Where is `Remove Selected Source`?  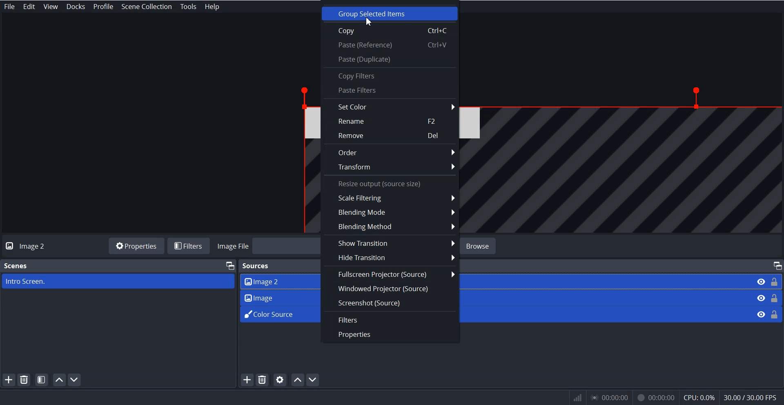 Remove Selected Source is located at coordinates (262, 380).